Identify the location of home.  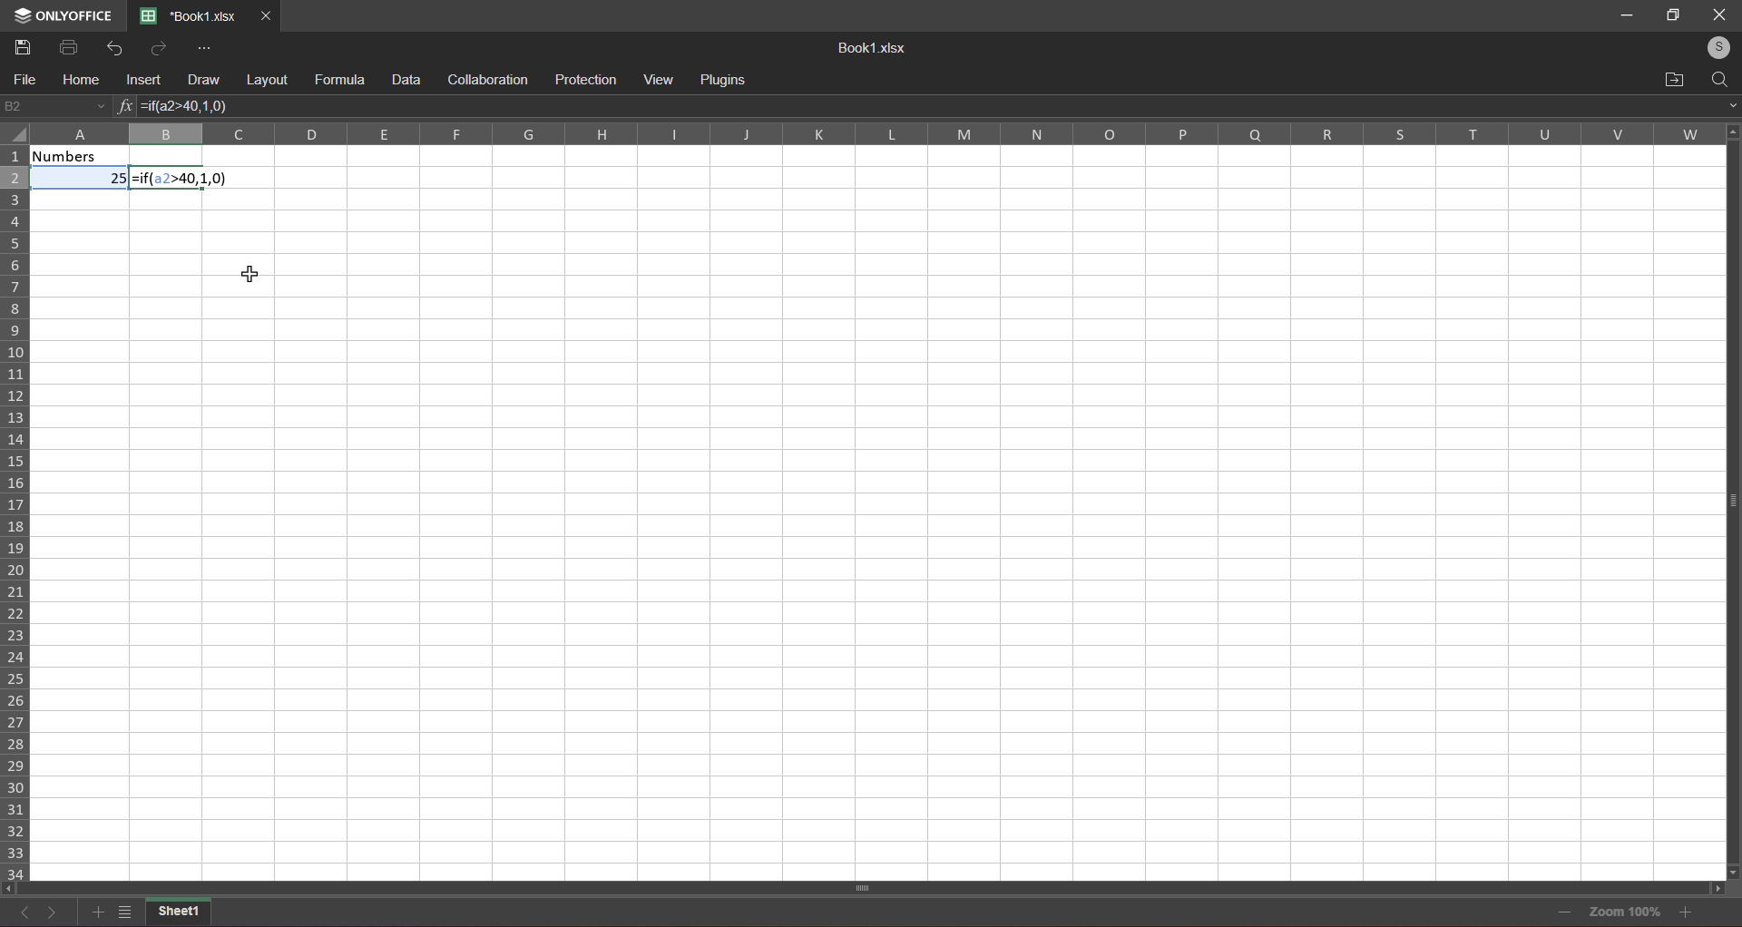
(76, 81).